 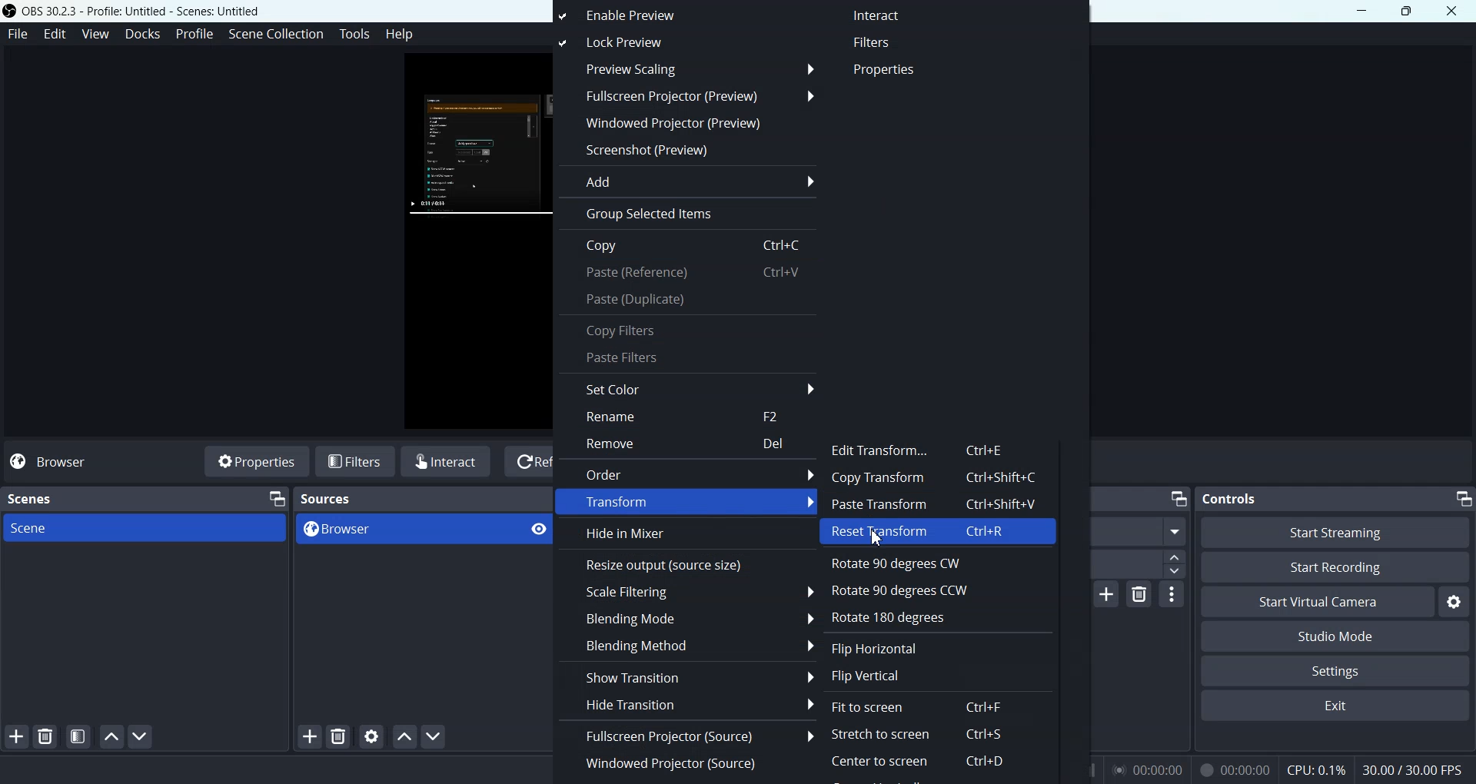 I want to click on Maximize, so click(x=1407, y=12).